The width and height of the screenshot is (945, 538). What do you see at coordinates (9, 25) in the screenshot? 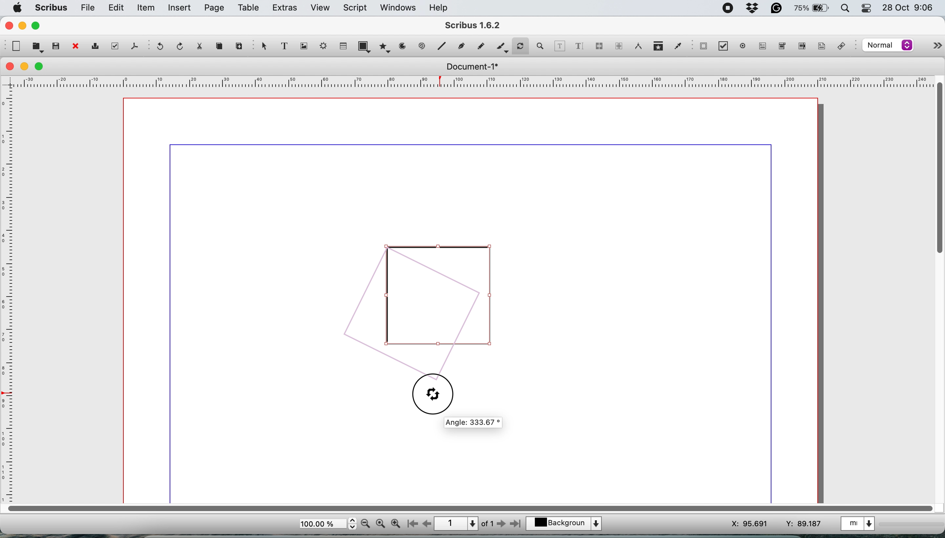
I see `close` at bounding box center [9, 25].